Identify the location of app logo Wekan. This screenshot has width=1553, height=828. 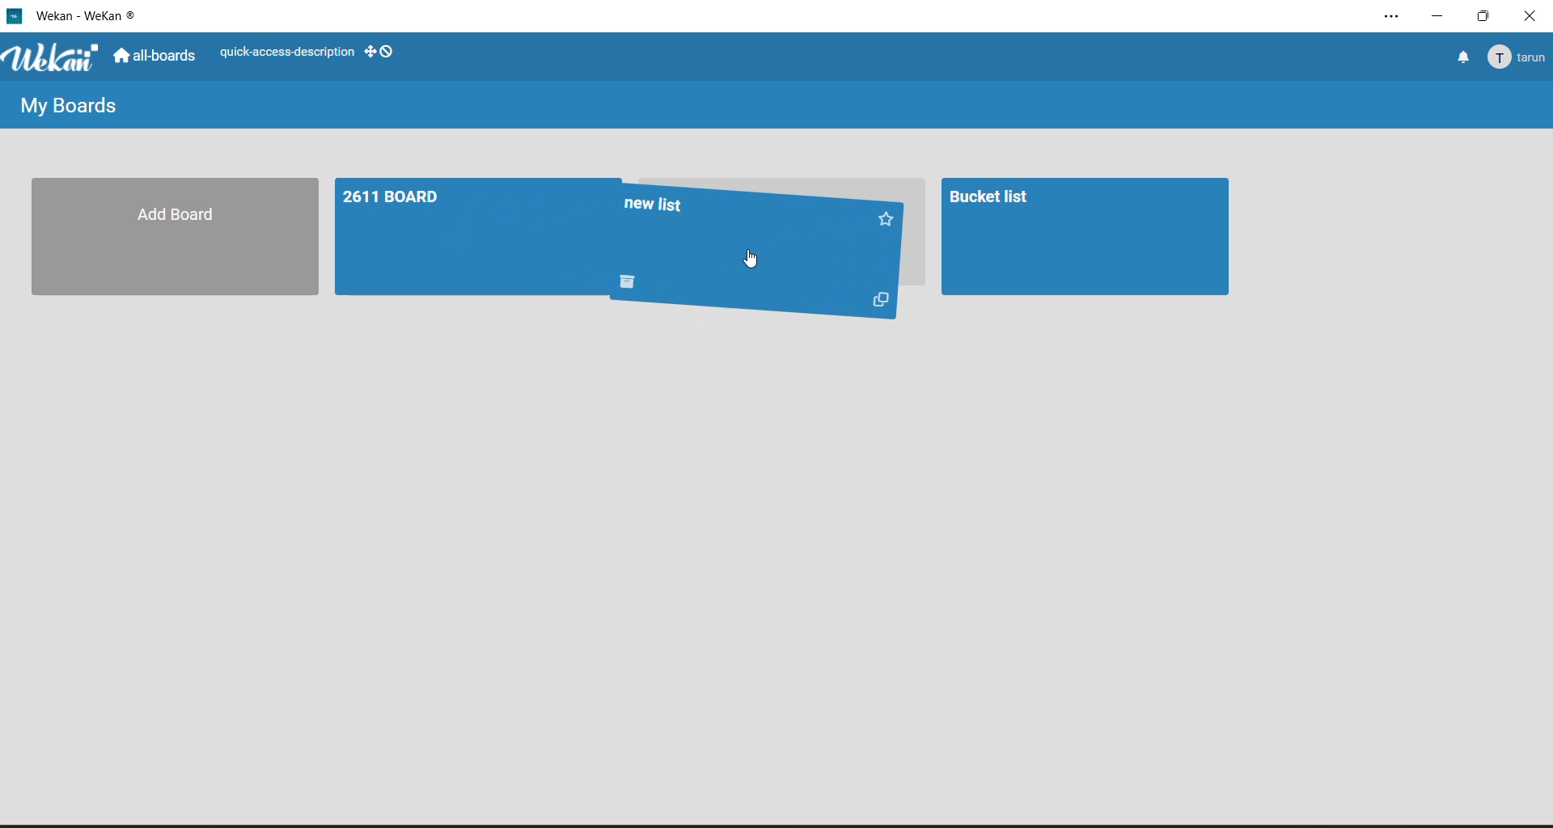
(53, 59).